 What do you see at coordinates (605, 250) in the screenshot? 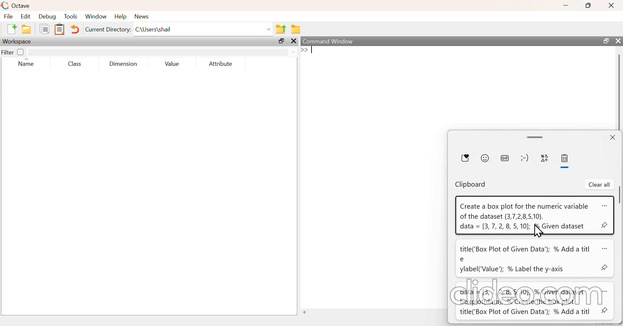
I see `more options` at bounding box center [605, 250].